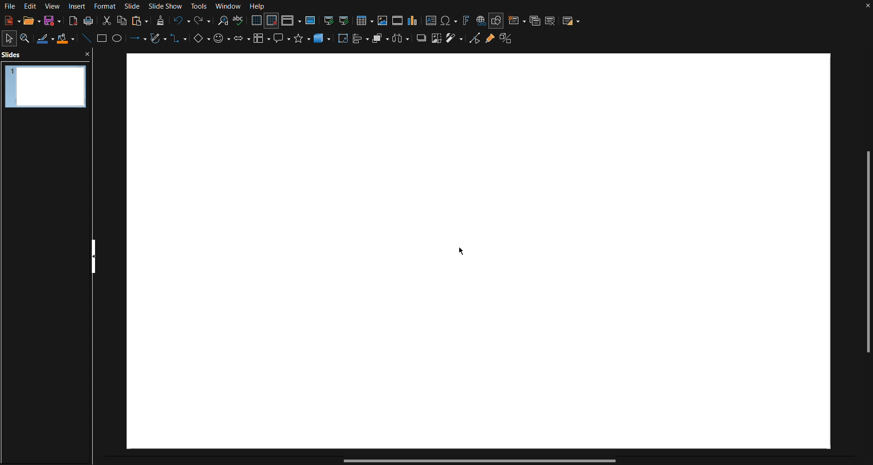 This screenshot has width=873, height=465. What do you see at coordinates (140, 20) in the screenshot?
I see `Paste` at bounding box center [140, 20].